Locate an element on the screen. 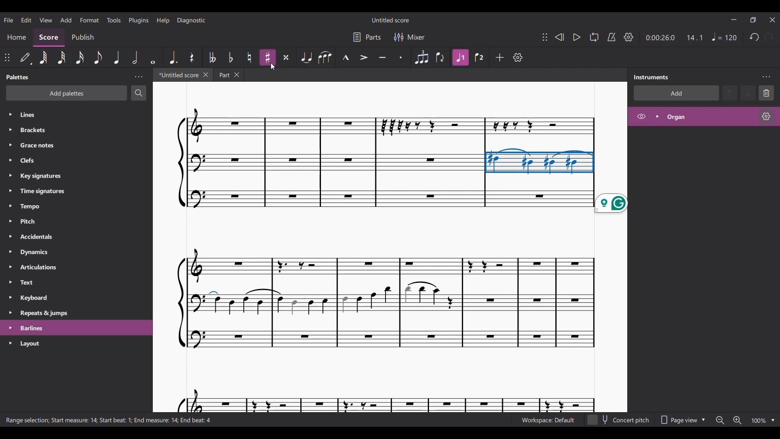  Highlighted as last selection is located at coordinates (76, 328).